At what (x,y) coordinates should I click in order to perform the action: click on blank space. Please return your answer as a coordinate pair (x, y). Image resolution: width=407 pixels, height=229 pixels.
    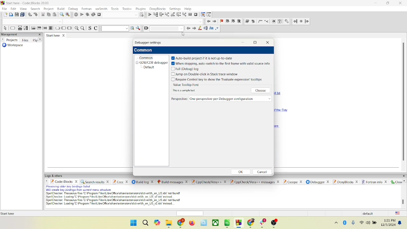
    Looking at the image, I should click on (121, 15).